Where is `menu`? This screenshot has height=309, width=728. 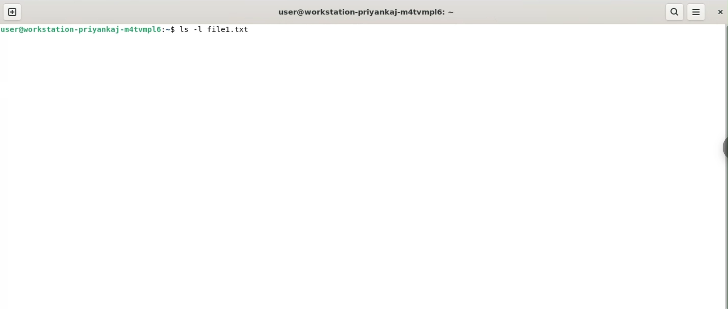 menu is located at coordinates (696, 12).